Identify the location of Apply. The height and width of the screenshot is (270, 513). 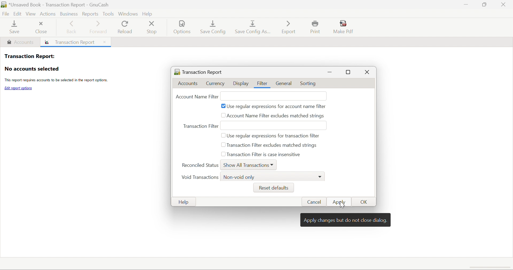
(342, 202).